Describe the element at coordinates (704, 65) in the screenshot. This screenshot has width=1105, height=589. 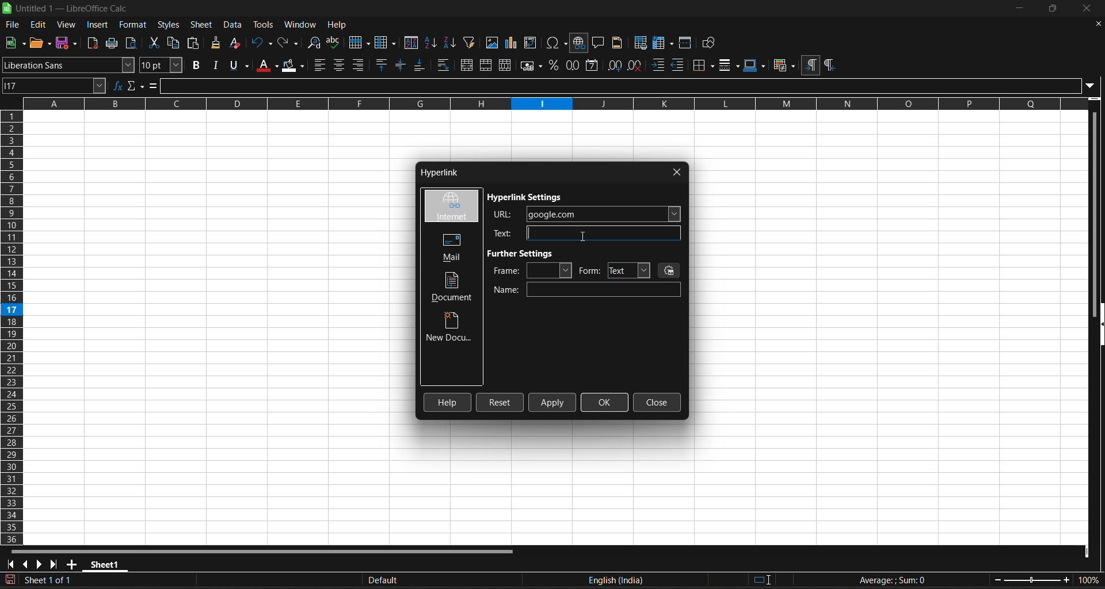
I see `border` at that location.